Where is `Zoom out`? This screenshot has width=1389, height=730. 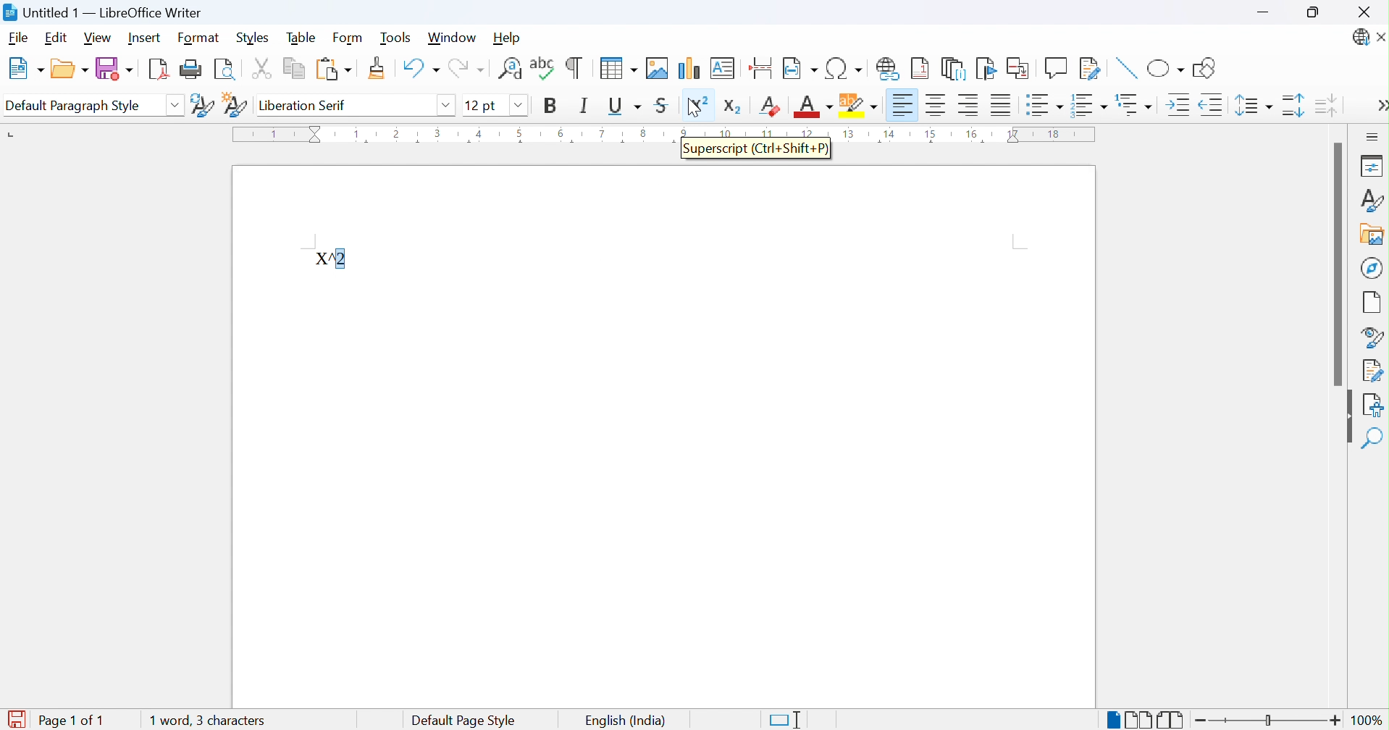 Zoom out is located at coordinates (1201, 723).